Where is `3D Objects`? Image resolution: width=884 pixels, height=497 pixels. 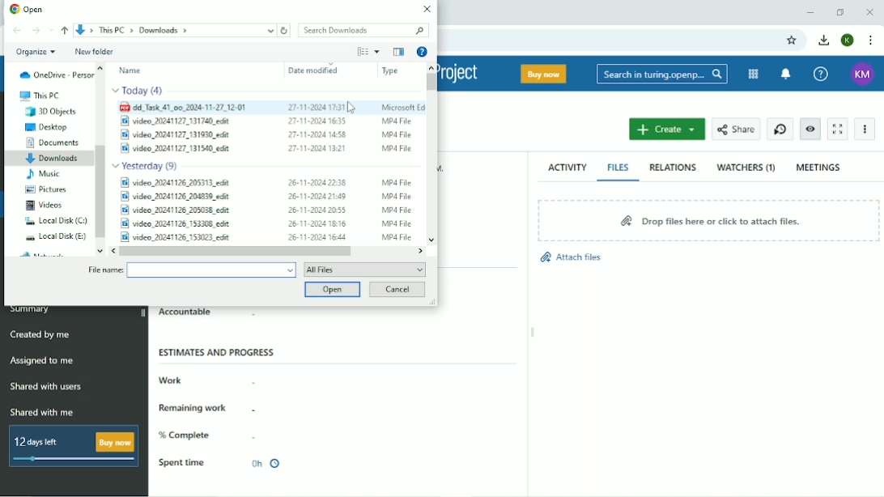 3D Objects is located at coordinates (52, 112).